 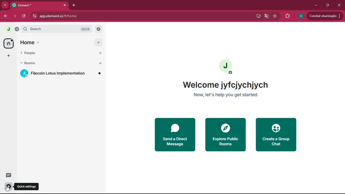 I want to click on close, so click(x=340, y=6).